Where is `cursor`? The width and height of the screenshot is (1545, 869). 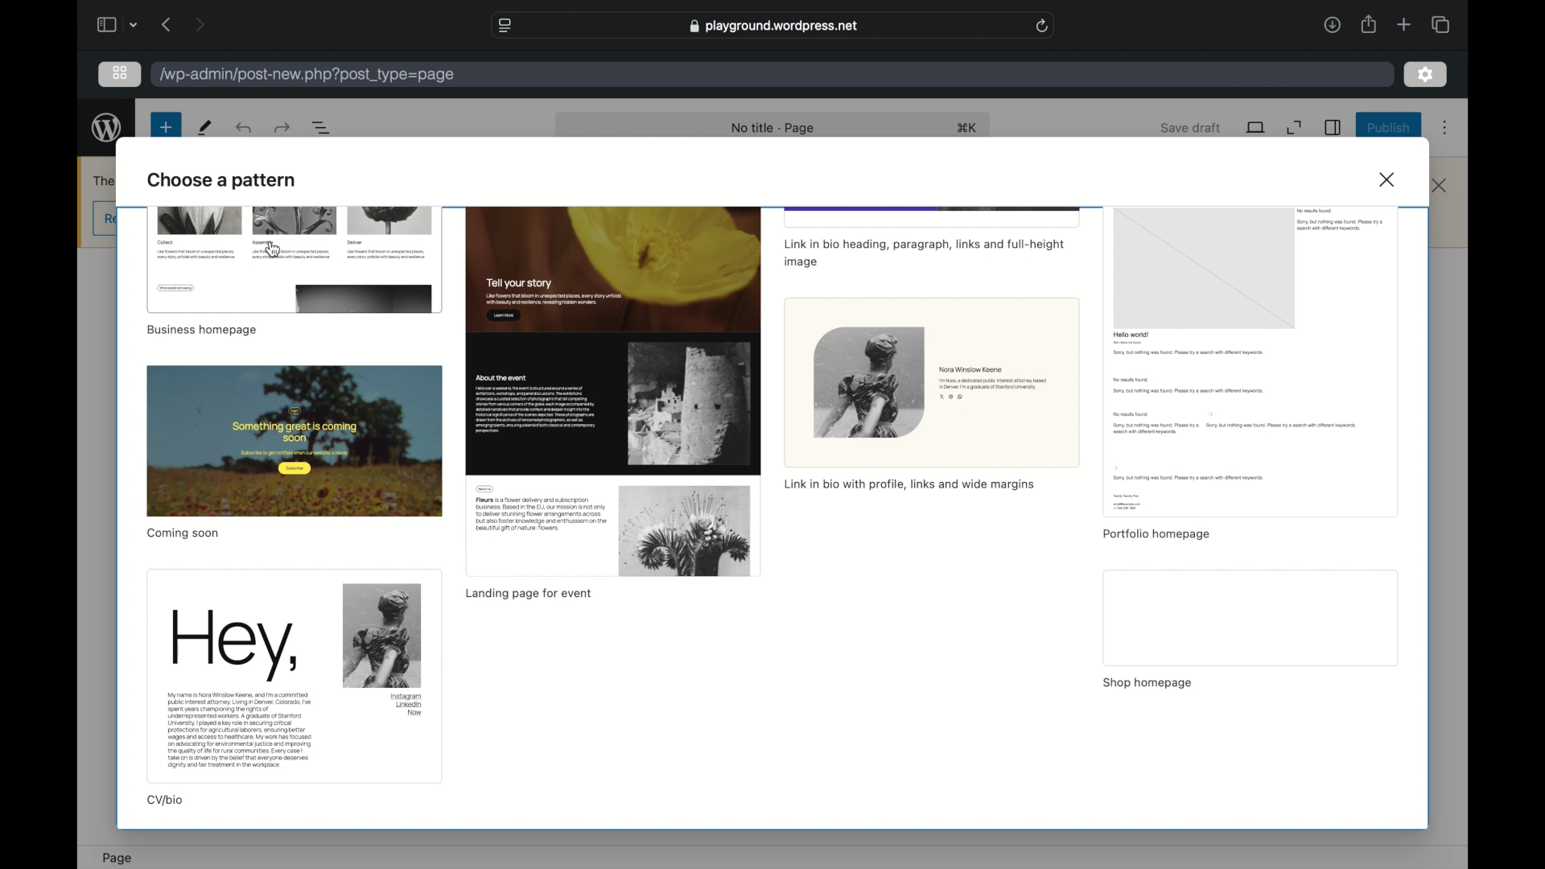
cursor is located at coordinates (271, 249).